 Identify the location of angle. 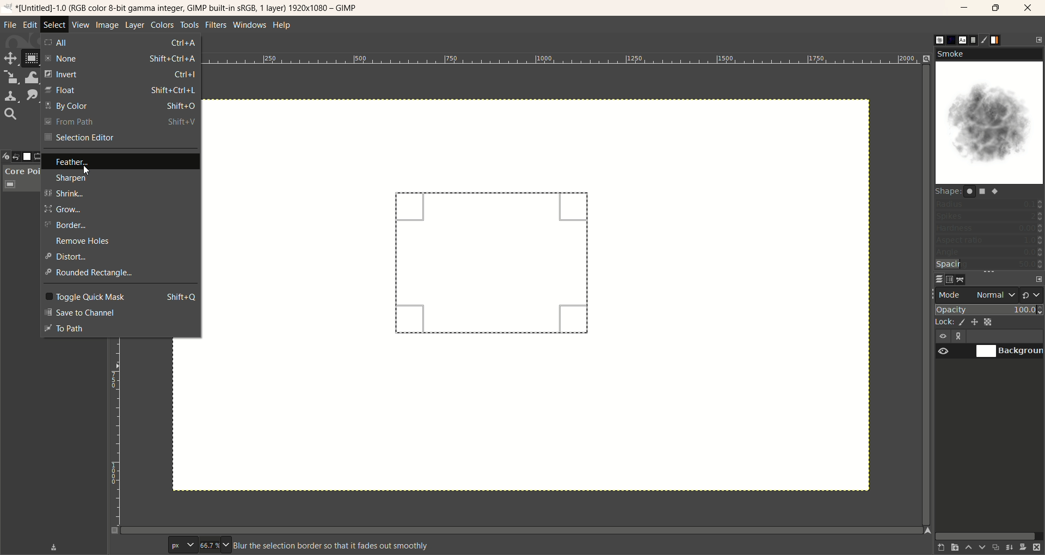
(990, 254).